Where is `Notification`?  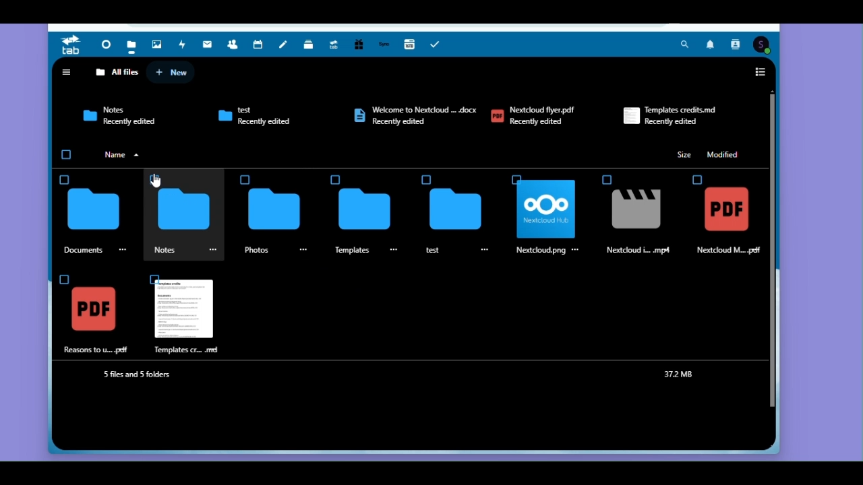 Notification is located at coordinates (709, 46).